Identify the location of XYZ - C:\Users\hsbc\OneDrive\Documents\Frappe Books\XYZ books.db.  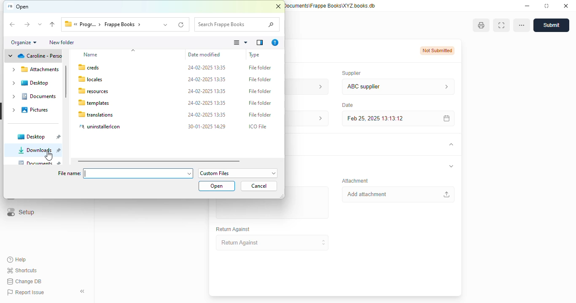
(331, 5).